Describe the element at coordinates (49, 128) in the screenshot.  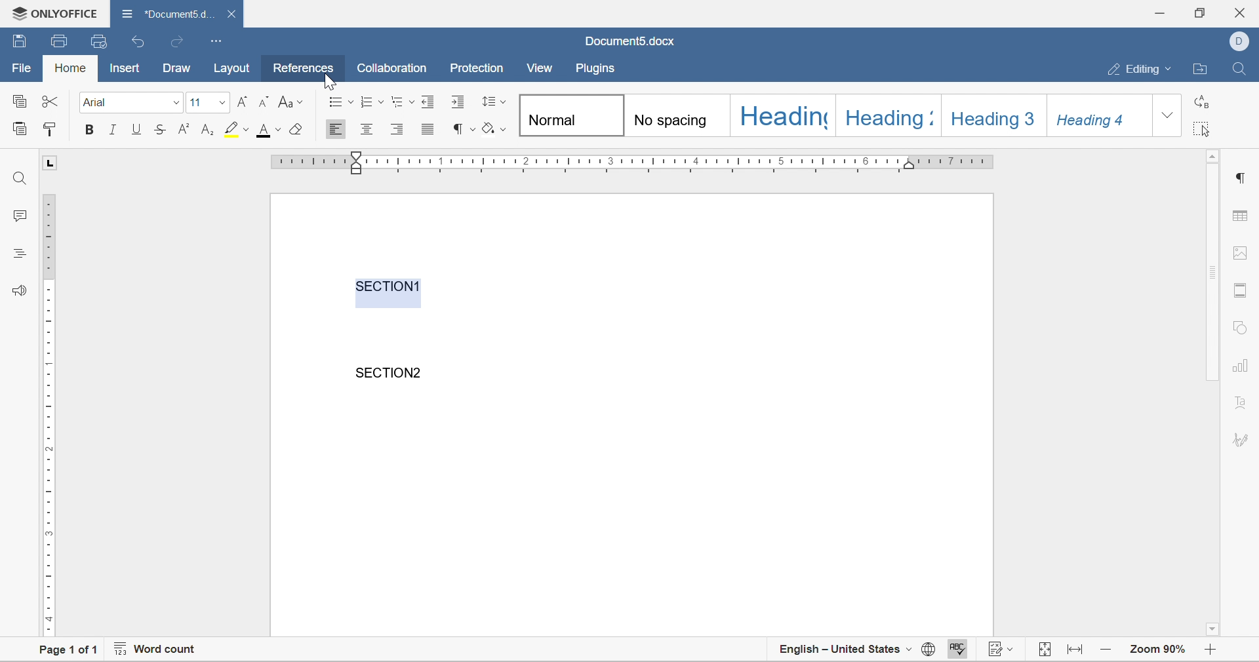
I see `copy style` at that location.